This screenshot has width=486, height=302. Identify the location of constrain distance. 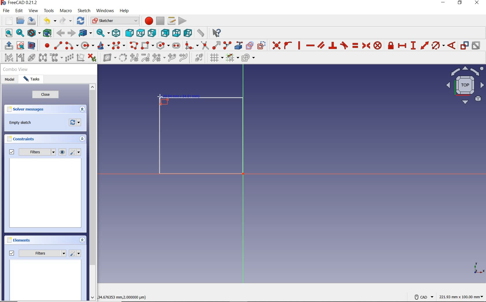
(424, 46).